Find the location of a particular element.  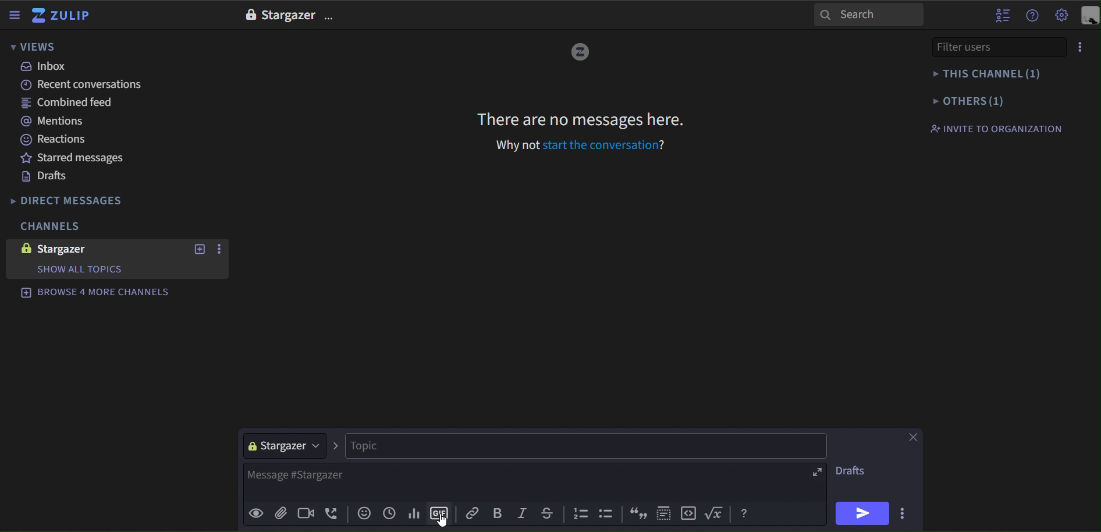

add global time is located at coordinates (389, 513).